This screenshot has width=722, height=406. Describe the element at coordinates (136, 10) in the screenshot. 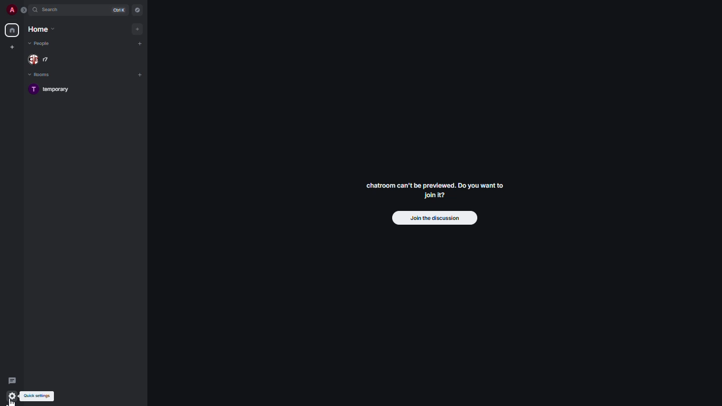

I see `navigator` at that location.